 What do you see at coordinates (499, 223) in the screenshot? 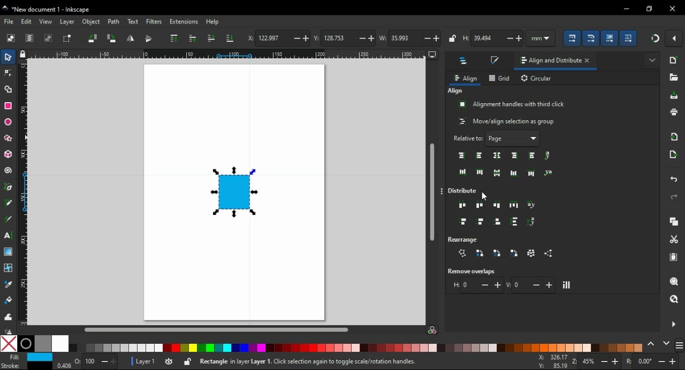
I see `distribute vertically with even spacing between bottom edges` at bounding box center [499, 223].